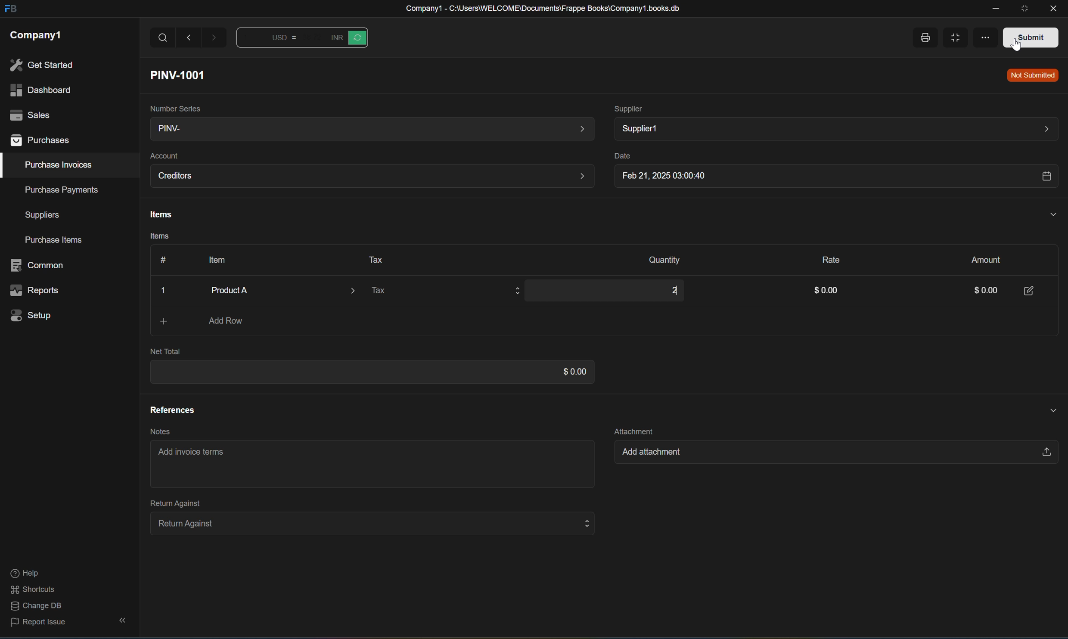 The image size is (1068, 639). Describe the element at coordinates (158, 215) in the screenshot. I see `Items` at that location.